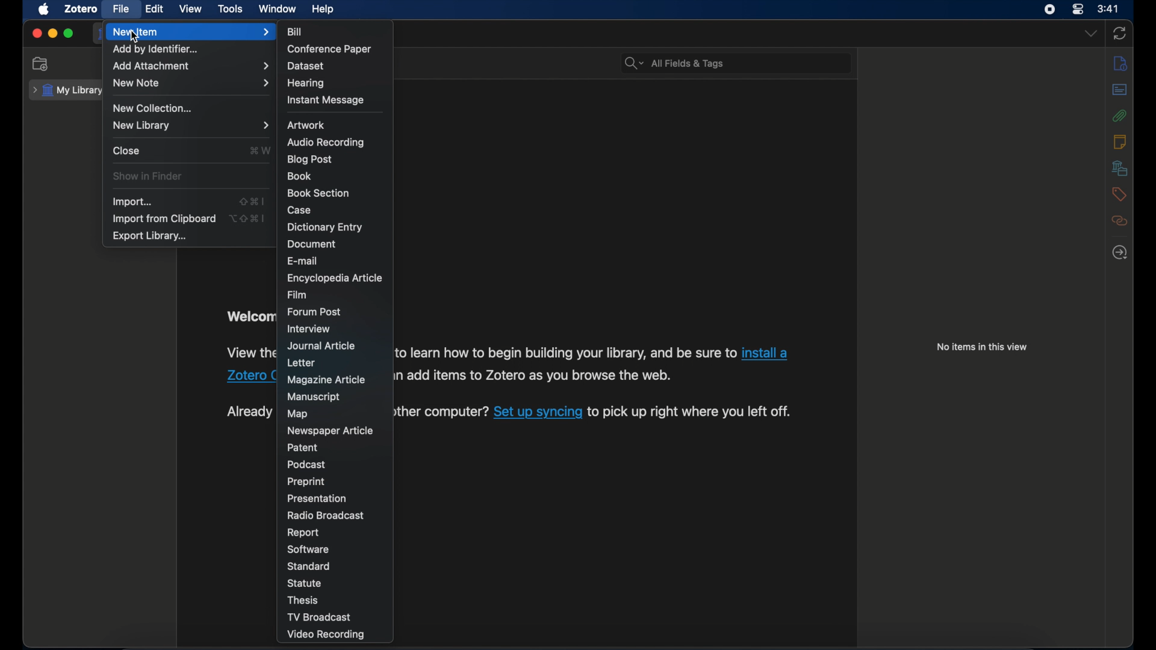 The width and height of the screenshot is (1156, 650). What do you see at coordinates (303, 447) in the screenshot?
I see `patent` at bounding box center [303, 447].